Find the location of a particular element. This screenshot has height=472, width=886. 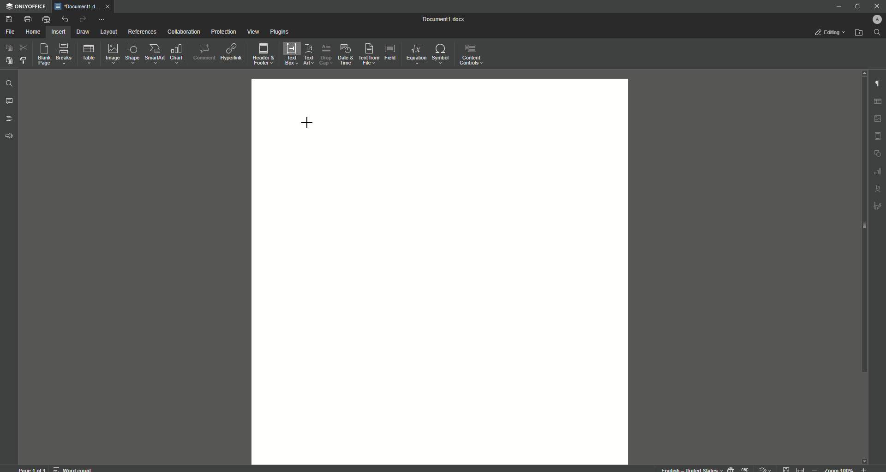

ONLYOFFICE is located at coordinates (26, 7).